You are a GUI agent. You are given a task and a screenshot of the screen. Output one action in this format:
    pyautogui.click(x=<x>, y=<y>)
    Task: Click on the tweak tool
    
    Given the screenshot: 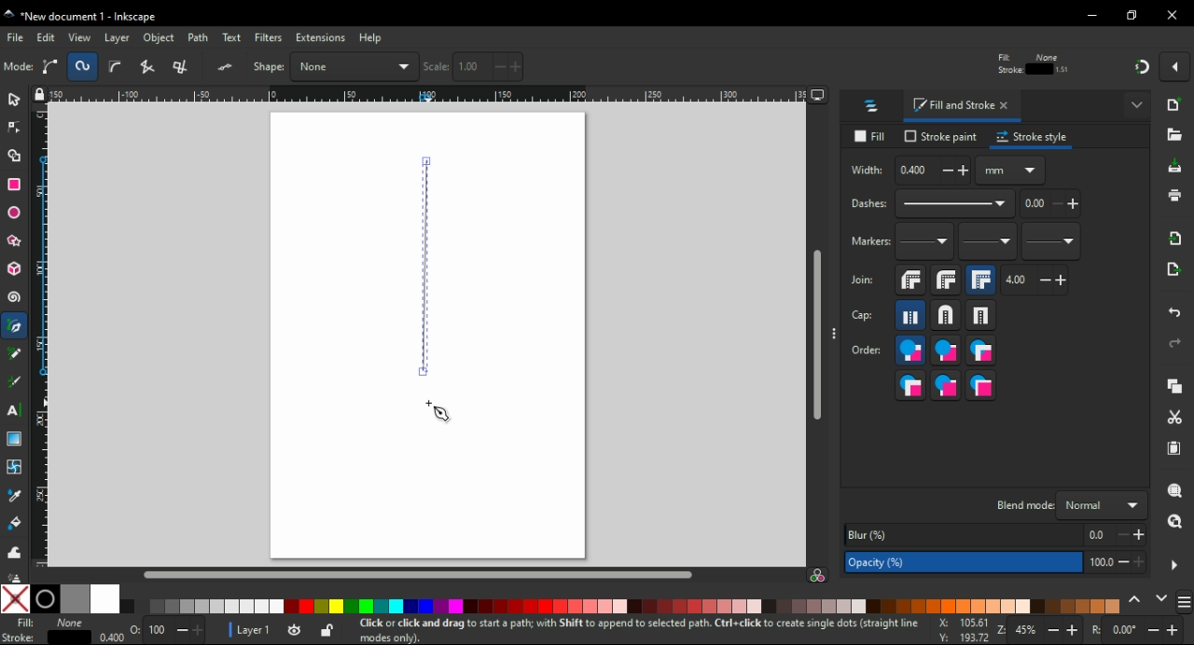 What is the action you would take?
    pyautogui.click(x=14, y=552)
    